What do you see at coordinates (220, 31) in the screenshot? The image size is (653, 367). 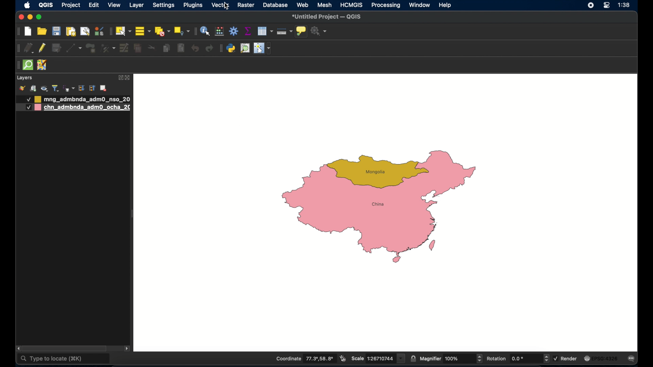 I see `open field calculator` at bounding box center [220, 31].